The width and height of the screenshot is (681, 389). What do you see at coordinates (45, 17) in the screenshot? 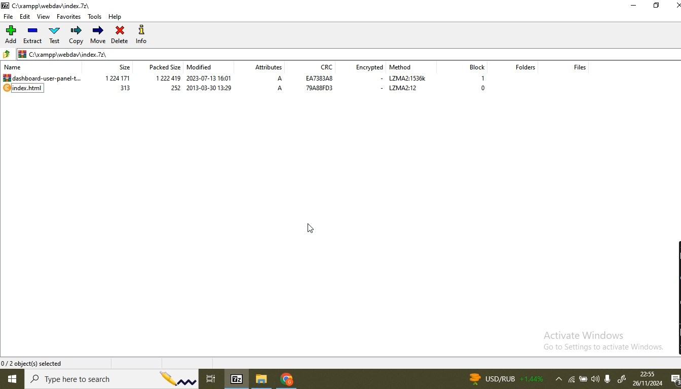
I see `view` at bounding box center [45, 17].